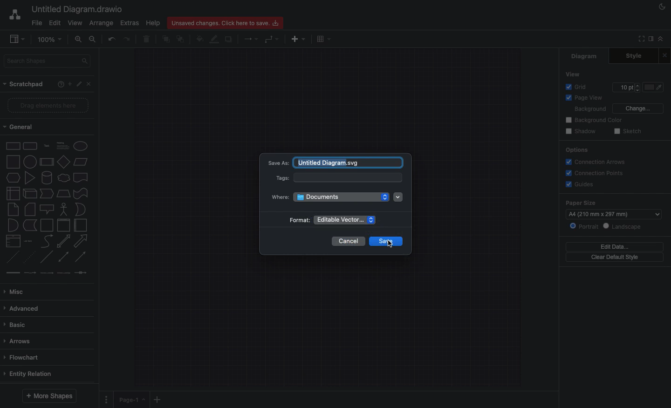  I want to click on Insert, so click(297, 40).